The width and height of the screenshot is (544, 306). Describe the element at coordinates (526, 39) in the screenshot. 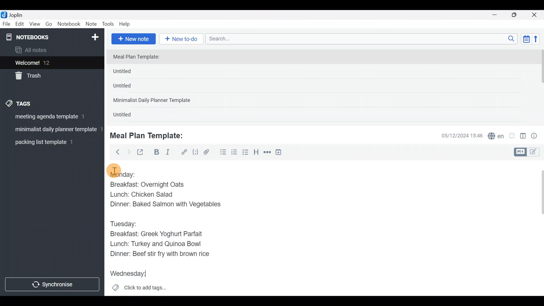

I see `Toggle sort order` at that location.